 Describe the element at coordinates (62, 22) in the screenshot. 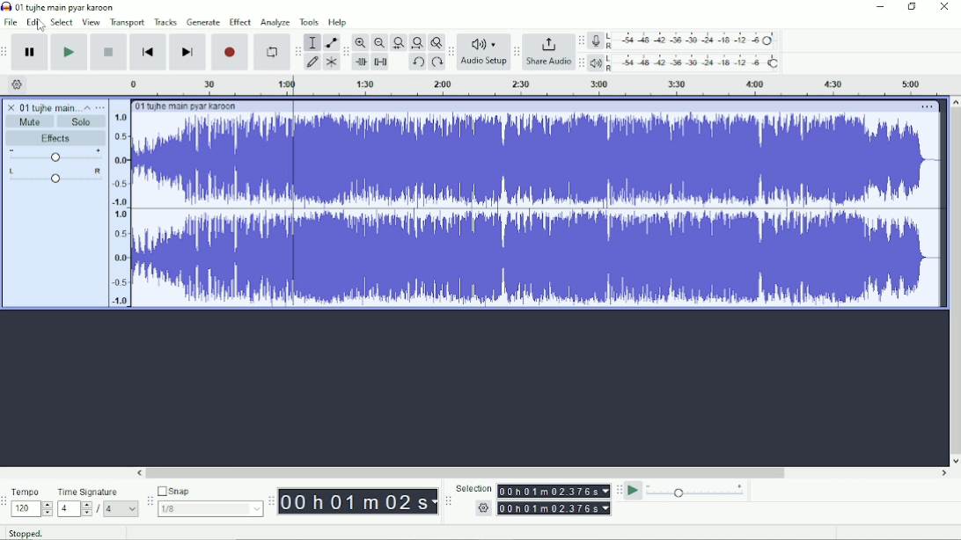

I see `Select` at that location.